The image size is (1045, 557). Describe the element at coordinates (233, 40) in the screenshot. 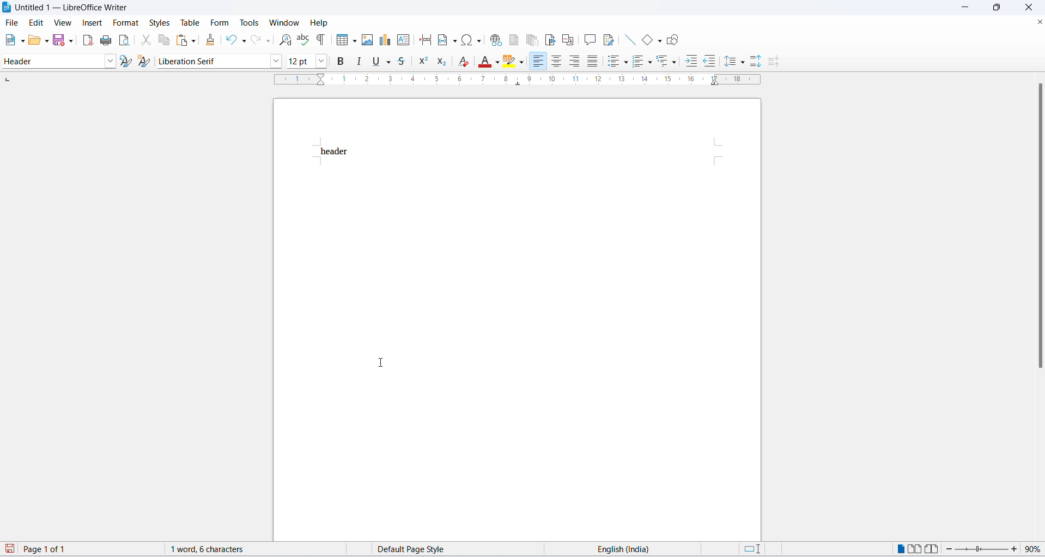

I see `undo` at that location.